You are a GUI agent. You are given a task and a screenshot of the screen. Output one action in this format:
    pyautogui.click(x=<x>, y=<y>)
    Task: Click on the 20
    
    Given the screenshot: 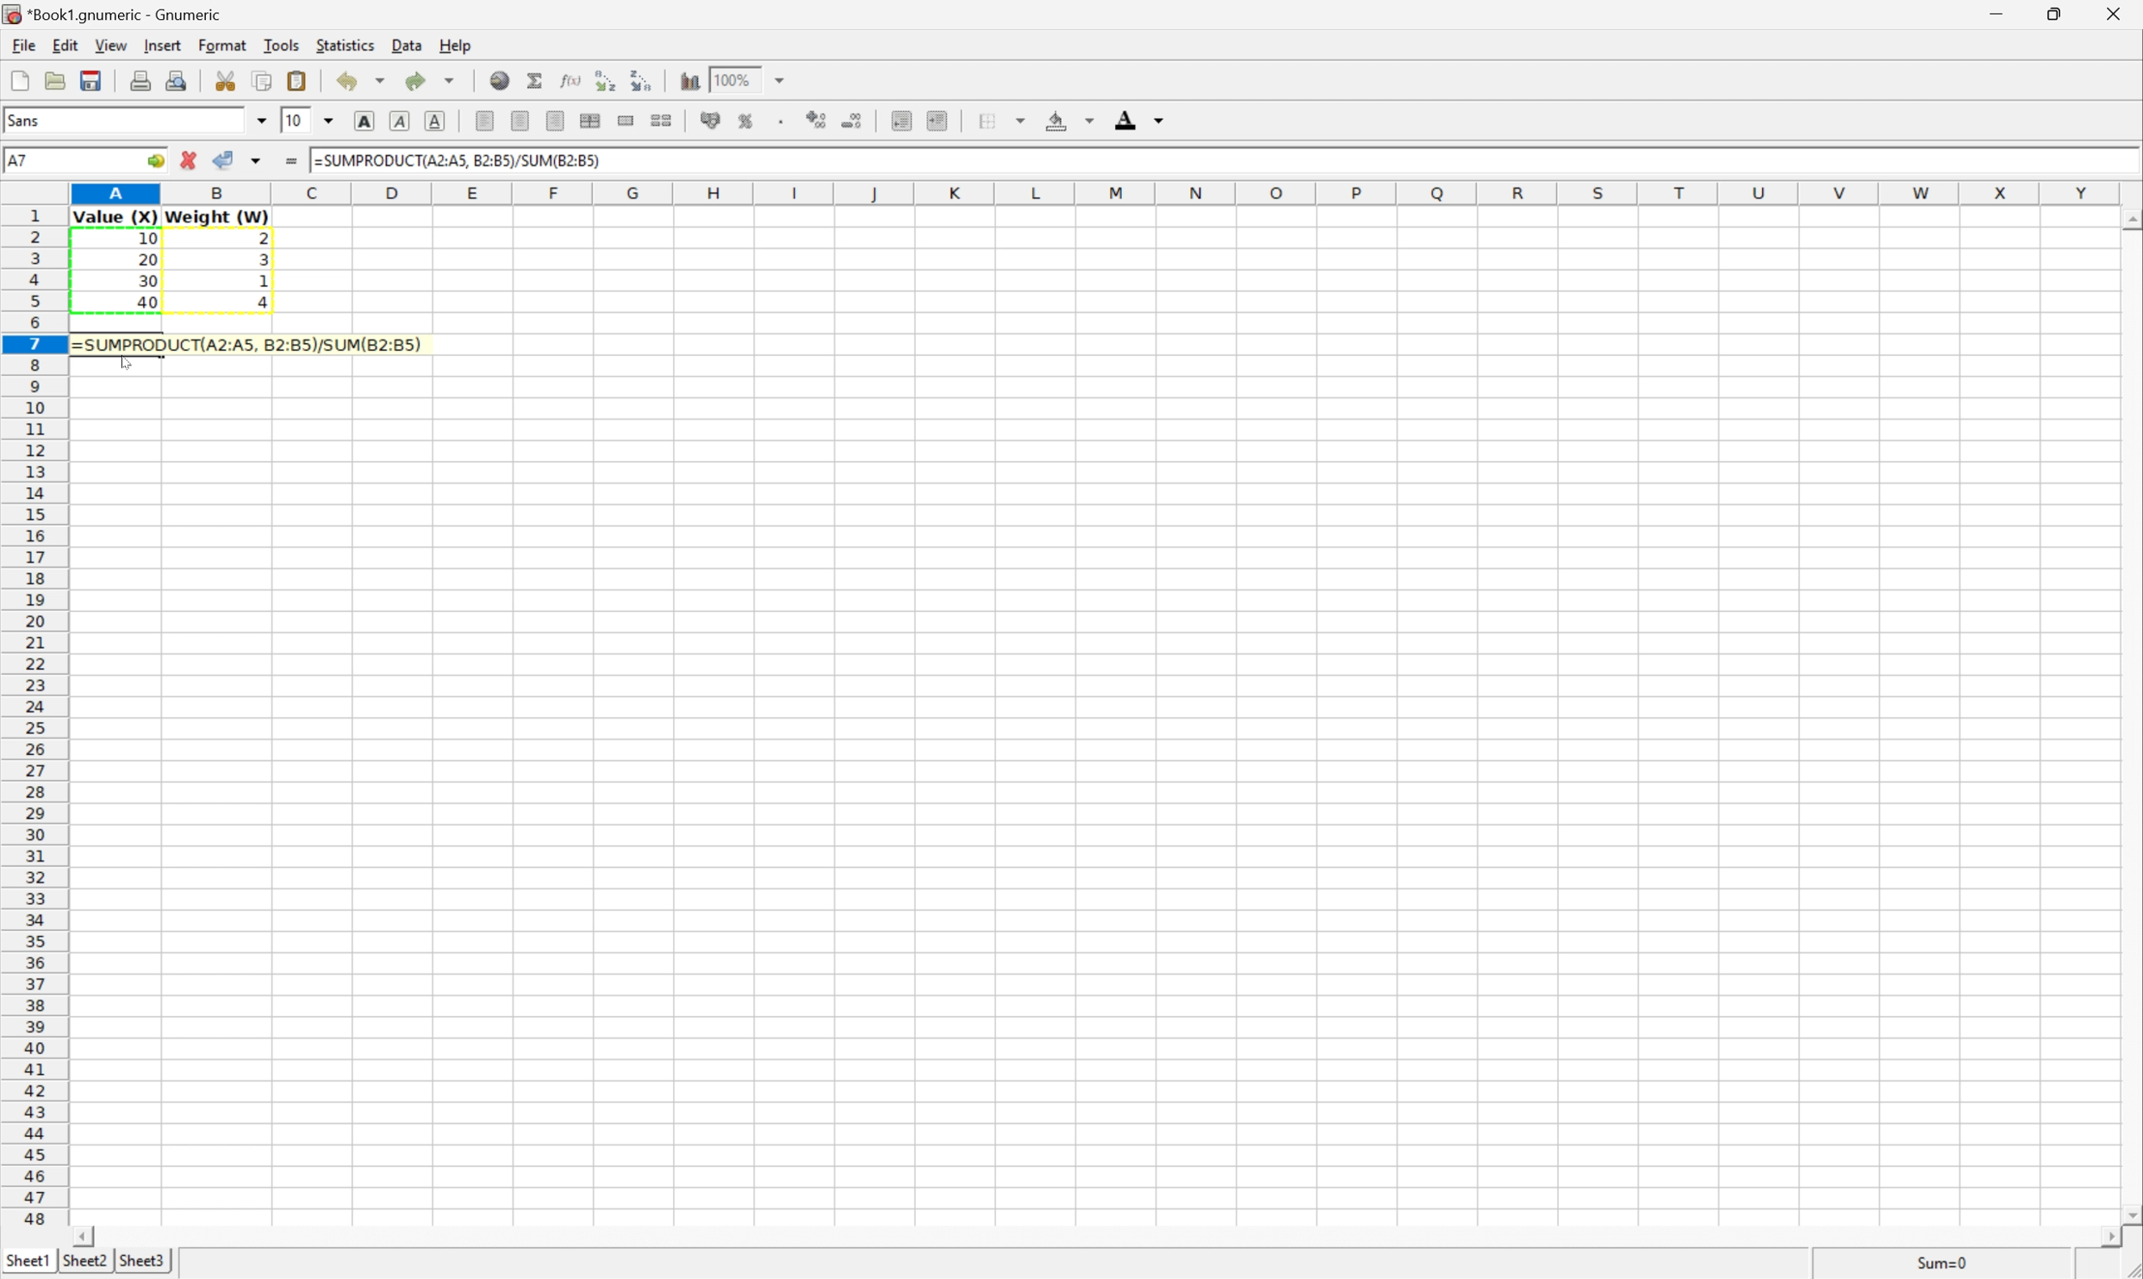 What is the action you would take?
    pyautogui.click(x=149, y=257)
    